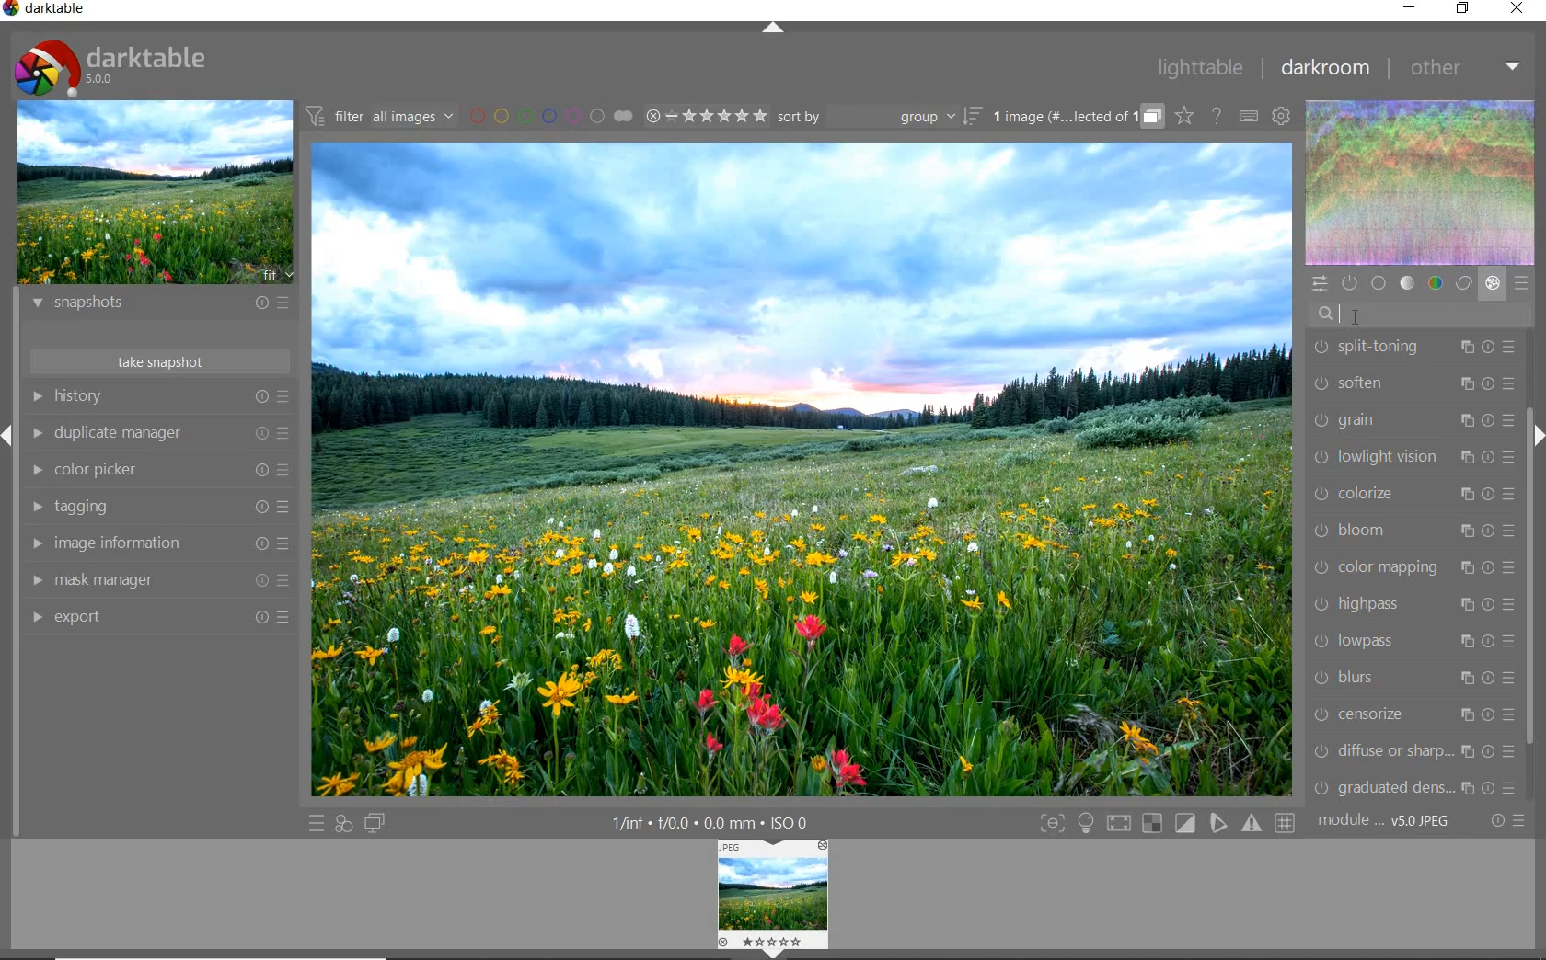 The height and width of the screenshot is (960, 1546). What do you see at coordinates (1518, 8) in the screenshot?
I see `close` at bounding box center [1518, 8].